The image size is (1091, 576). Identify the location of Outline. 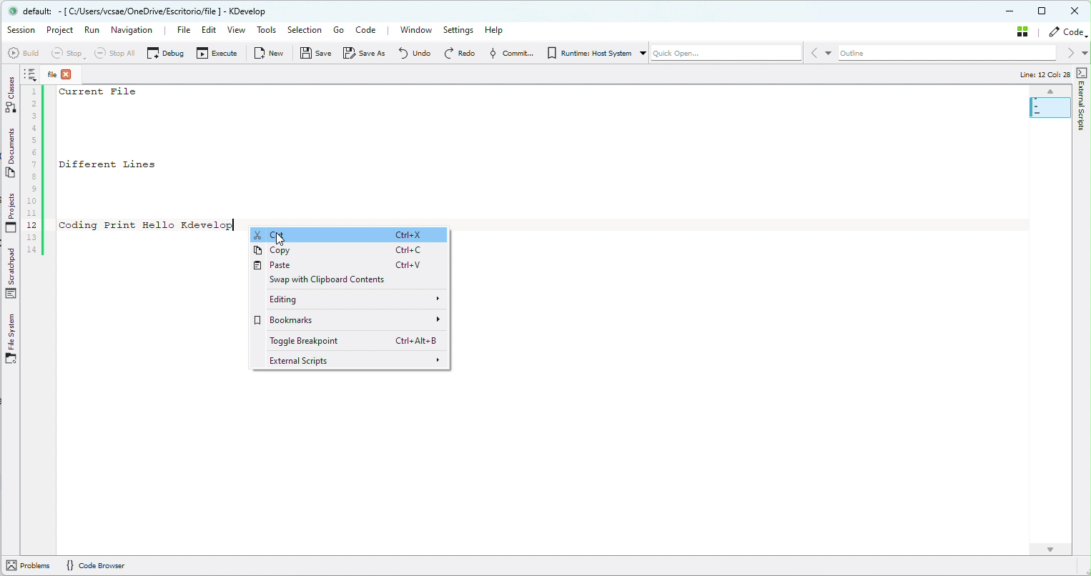
(948, 54).